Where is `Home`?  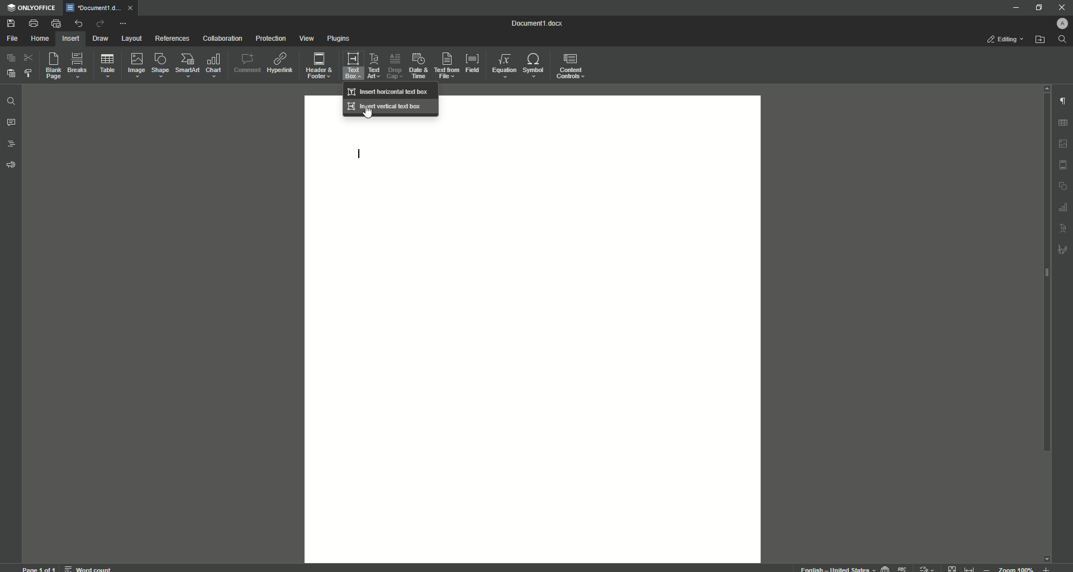 Home is located at coordinates (40, 39).